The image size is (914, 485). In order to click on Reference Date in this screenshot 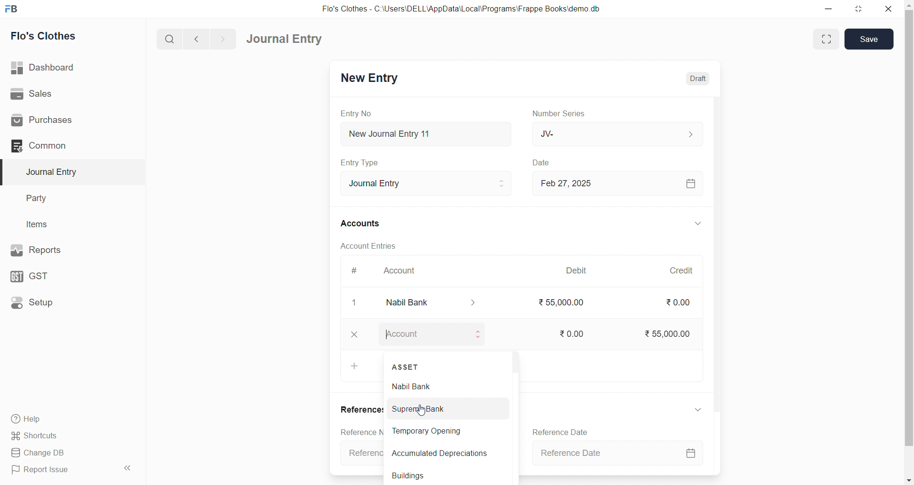, I will do `click(620, 454)`.